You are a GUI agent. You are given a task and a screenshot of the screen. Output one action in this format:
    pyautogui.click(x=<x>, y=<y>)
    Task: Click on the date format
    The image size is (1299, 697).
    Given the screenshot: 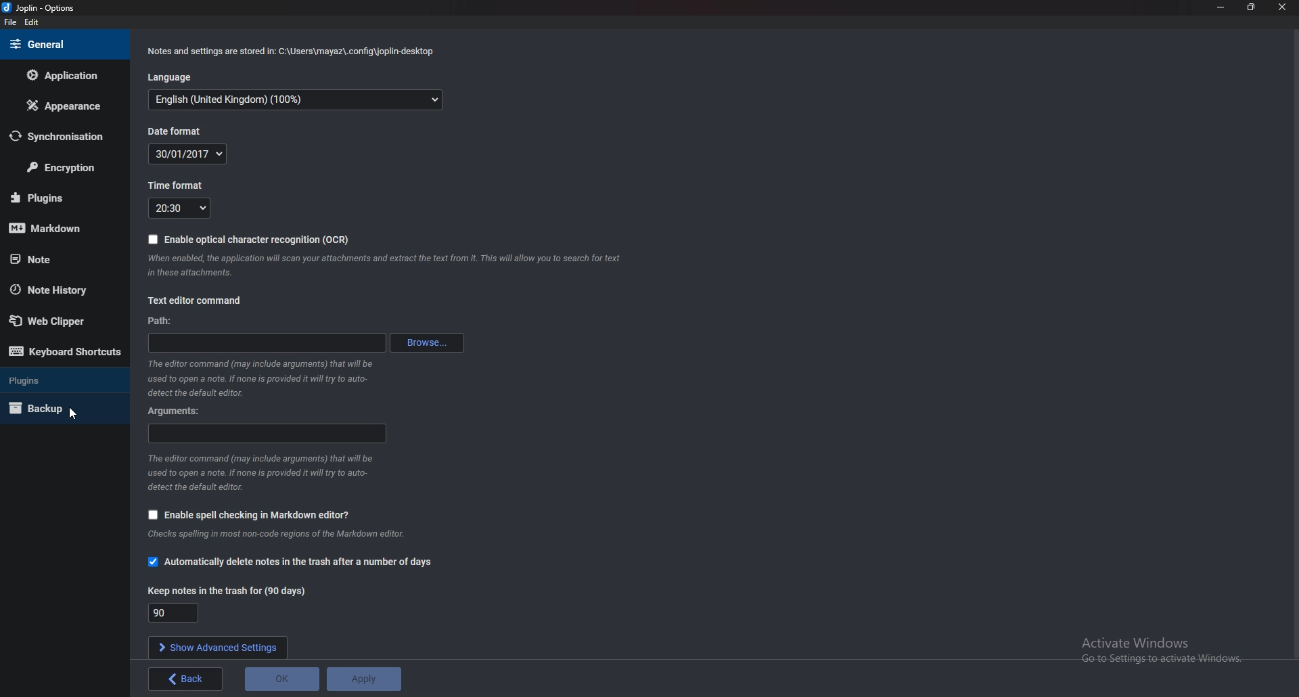 What is the action you would take?
    pyautogui.click(x=189, y=152)
    